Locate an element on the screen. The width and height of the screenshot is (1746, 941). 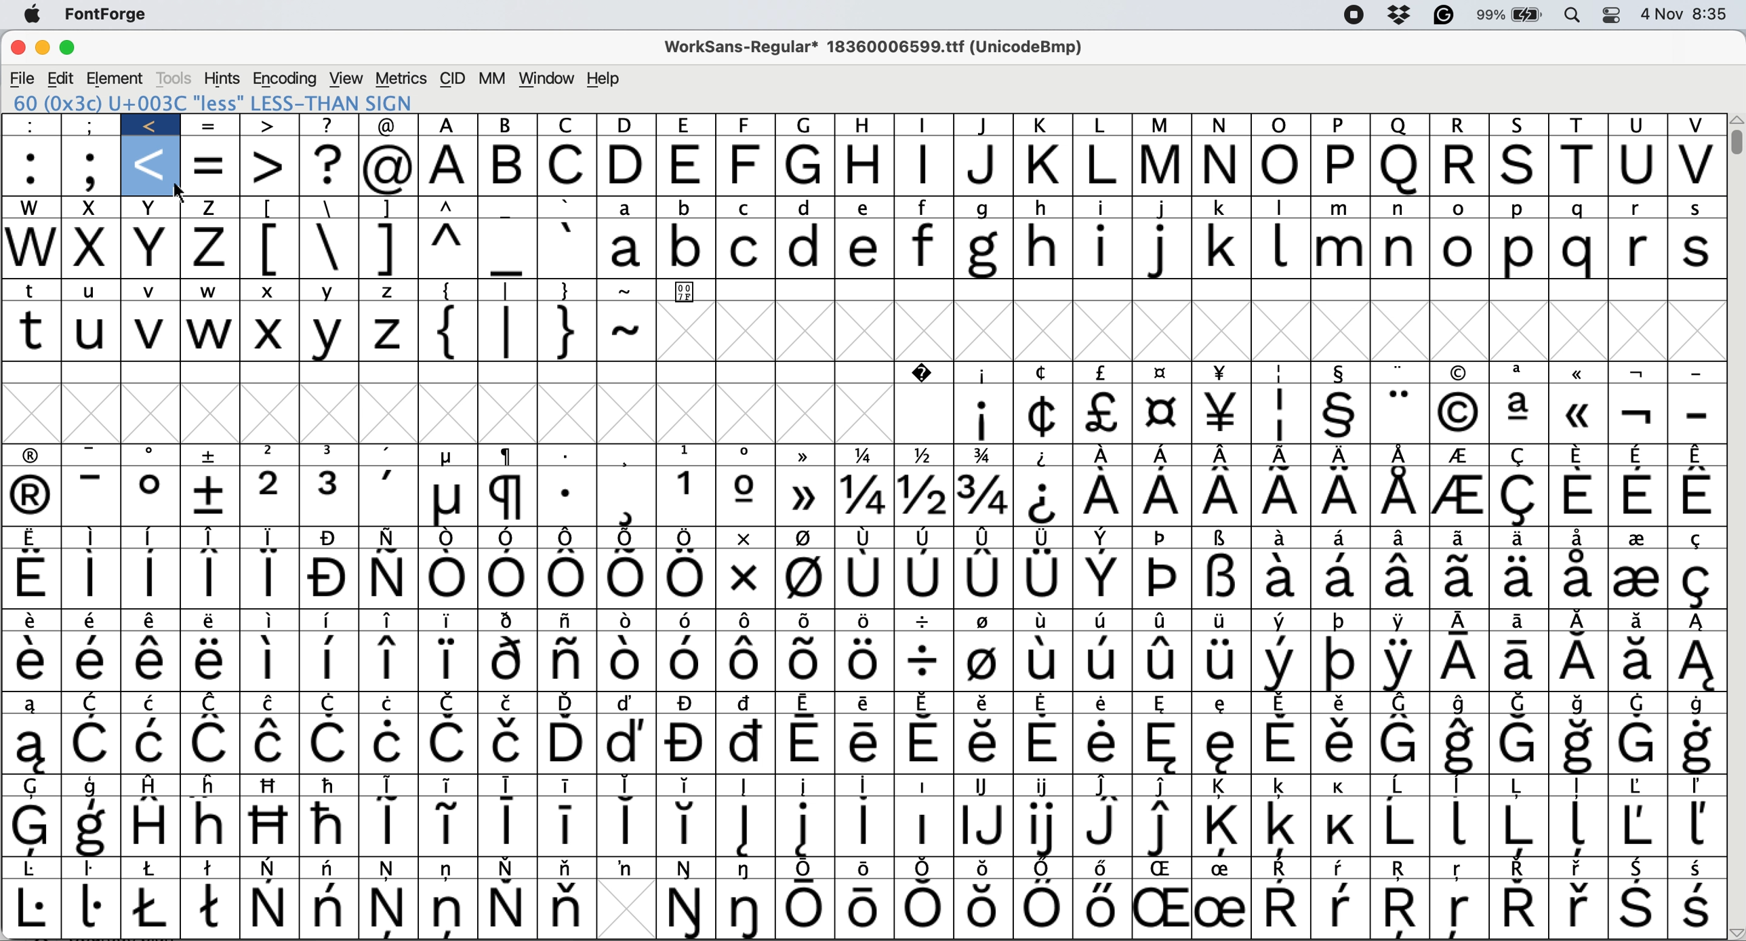
symbol is located at coordinates (983, 744).